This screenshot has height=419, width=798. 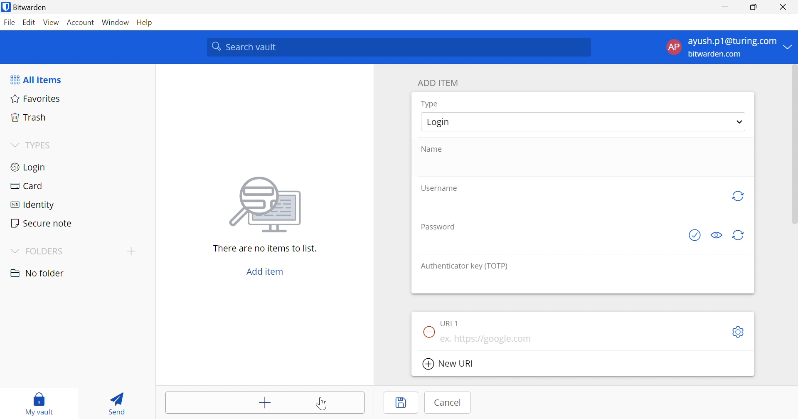 What do you see at coordinates (81, 22) in the screenshot?
I see `Account` at bounding box center [81, 22].